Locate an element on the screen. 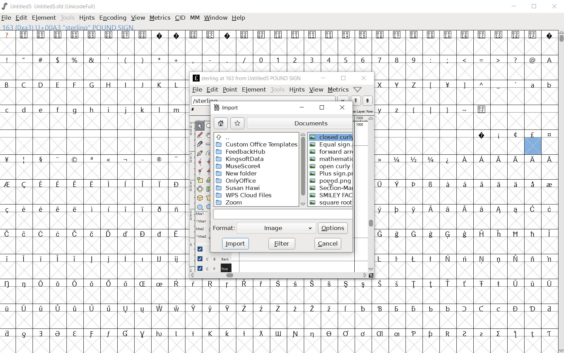  minimize is located at coordinates (323, 78).